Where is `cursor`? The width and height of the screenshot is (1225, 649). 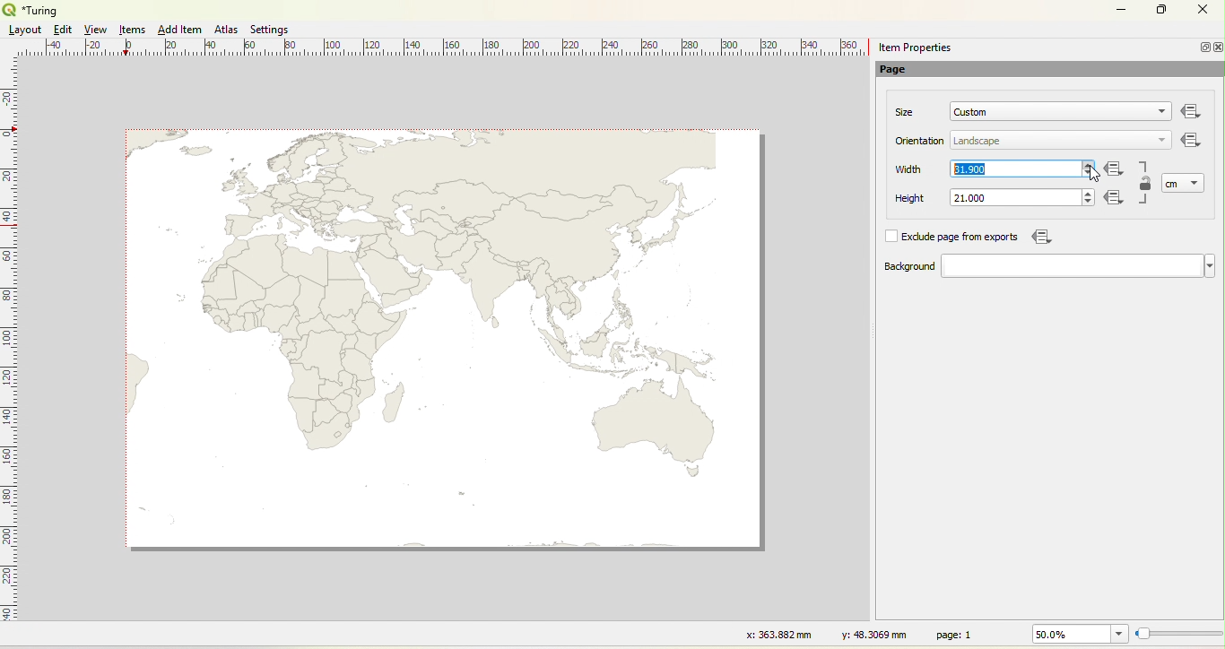 cursor is located at coordinates (1091, 175).